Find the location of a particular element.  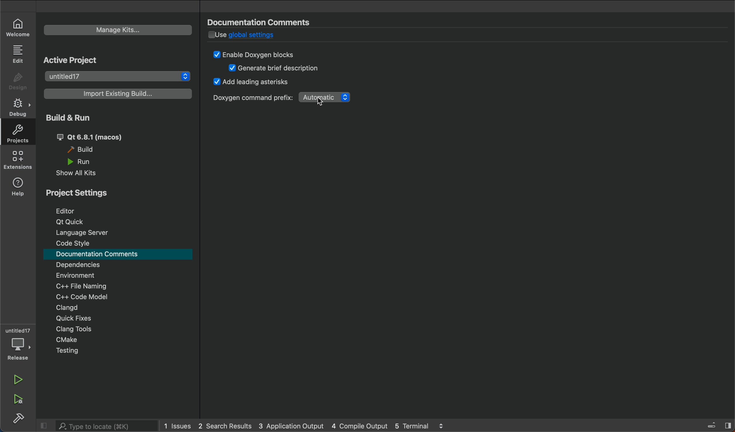

editor is located at coordinates (71, 211).